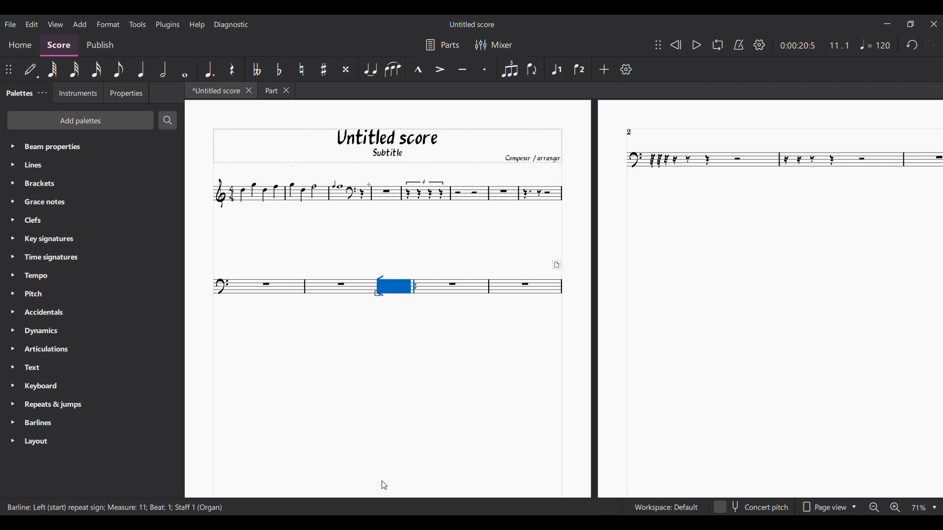  I want to click on Search, so click(167, 120).